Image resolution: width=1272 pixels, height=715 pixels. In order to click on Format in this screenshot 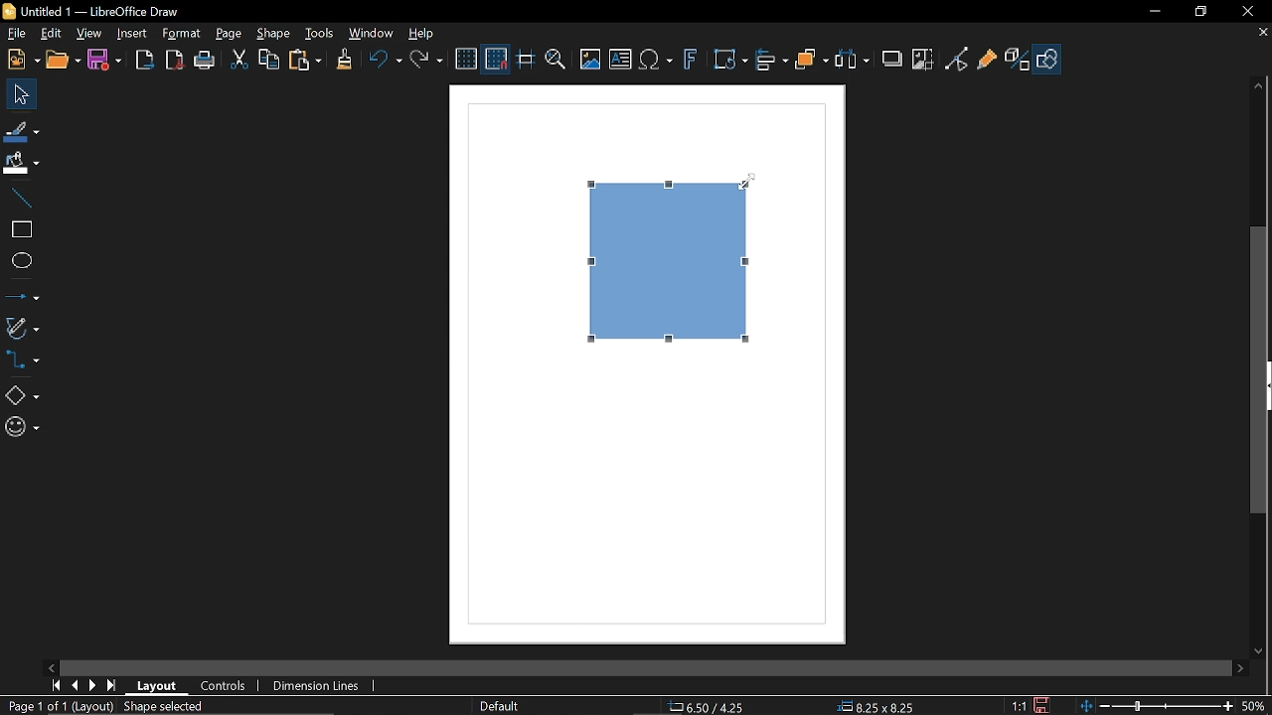, I will do `click(181, 33)`.